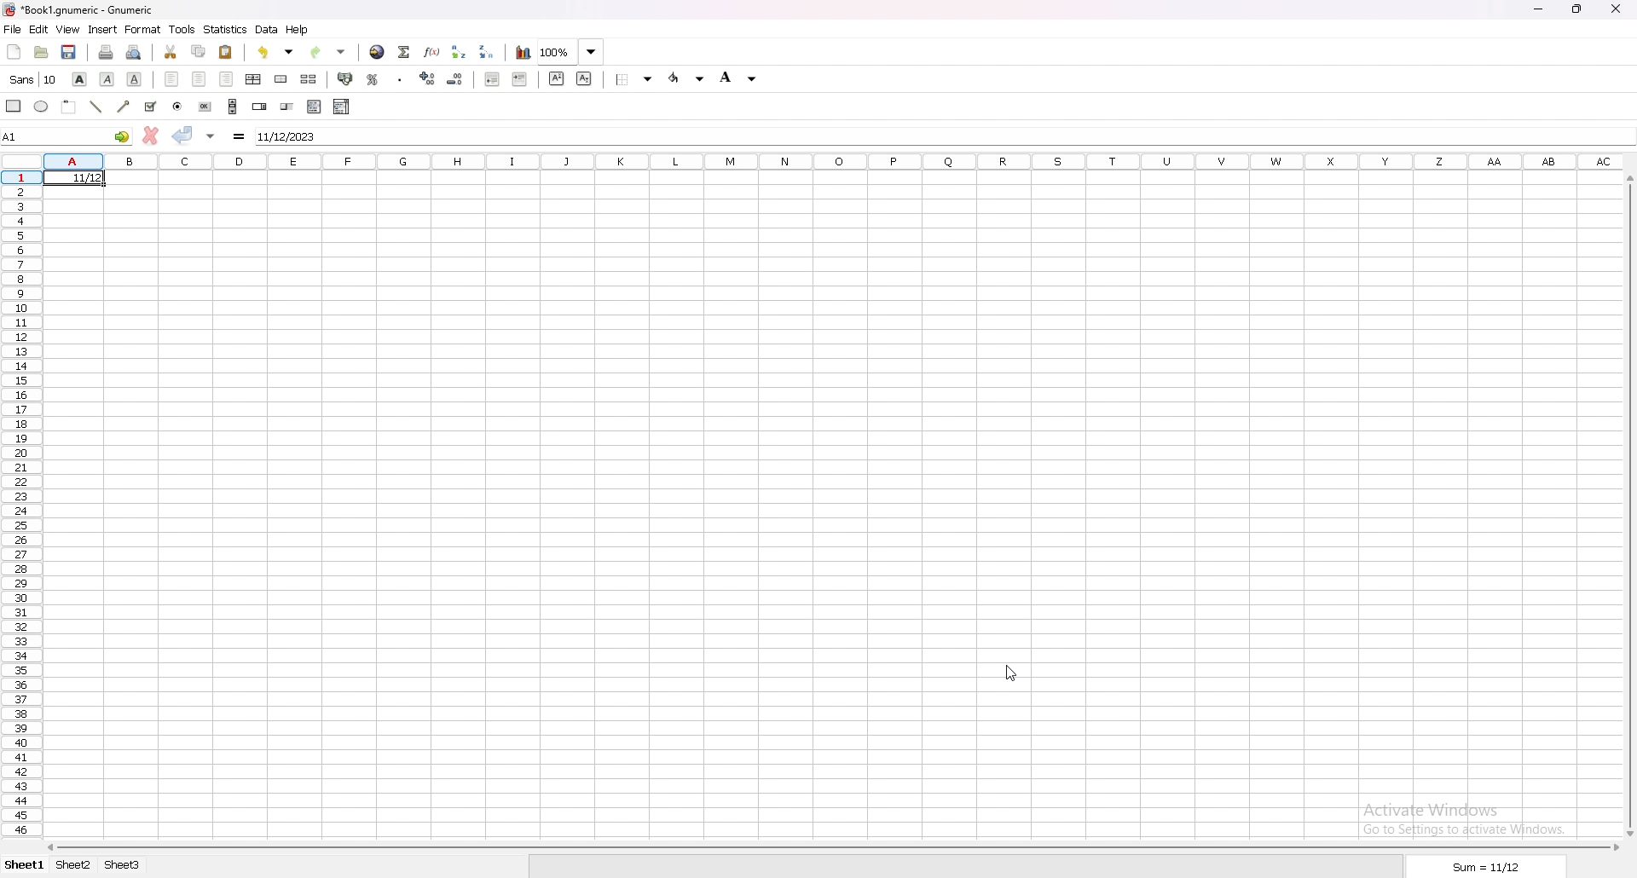  I want to click on increase indent, so click(521, 79).